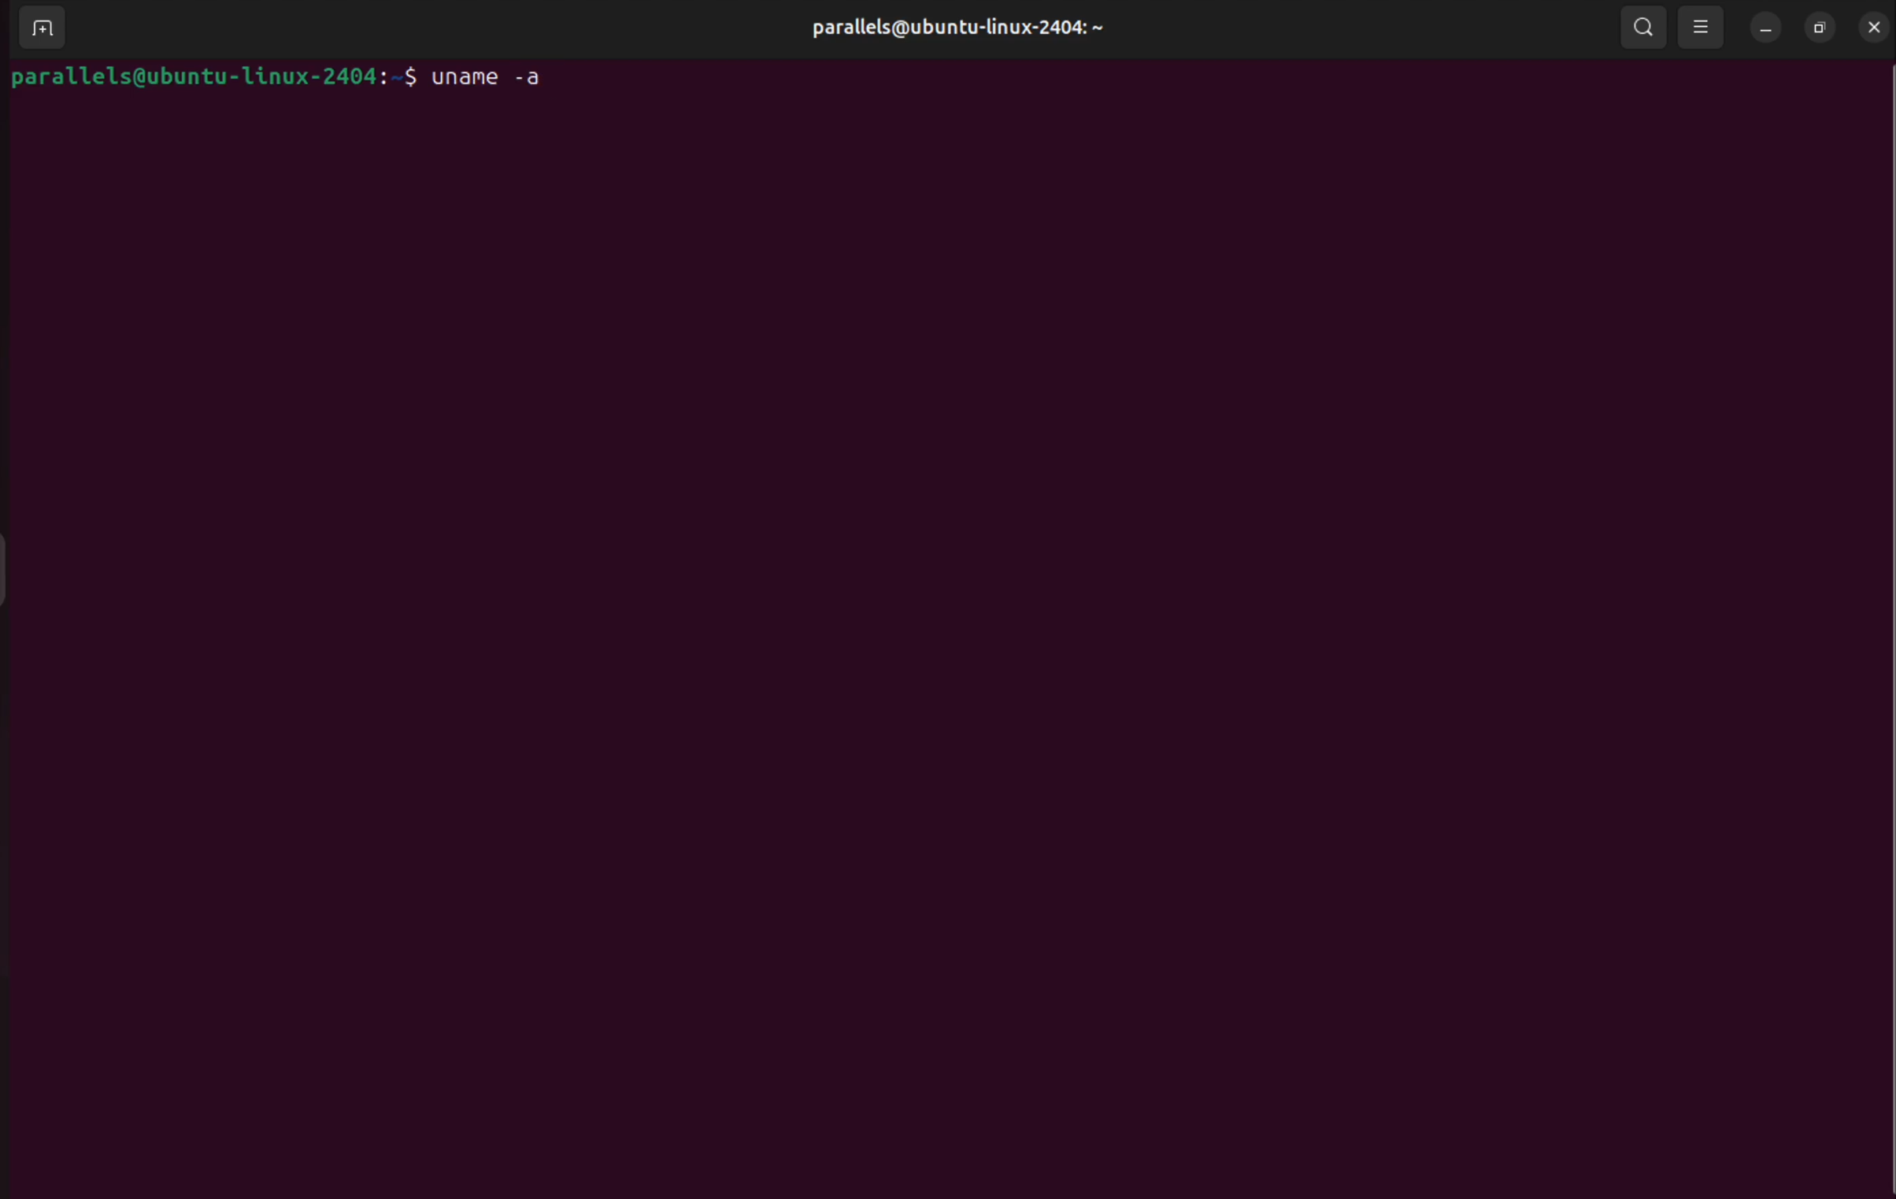 Image resolution: width=1896 pixels, height=1199 pixels. Describe the element at coordinates (1644, 28) in the screenshot. I see `search` at that location.